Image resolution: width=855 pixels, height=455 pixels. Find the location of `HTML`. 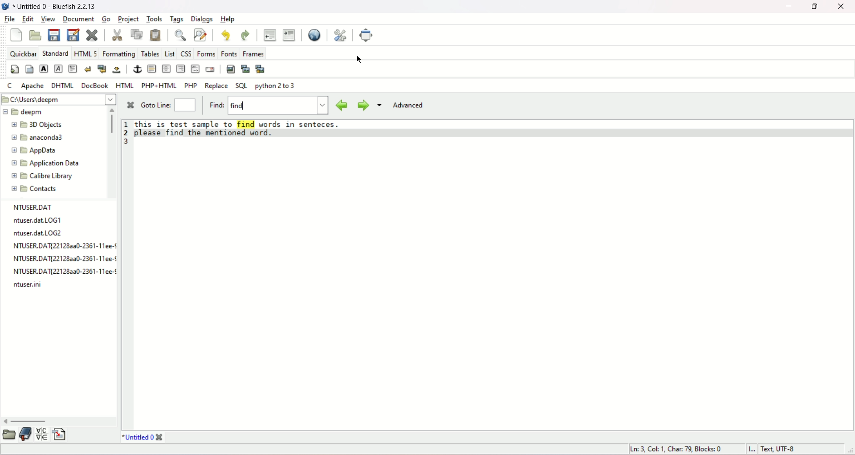

HTML is located at coordinates (124, 85).